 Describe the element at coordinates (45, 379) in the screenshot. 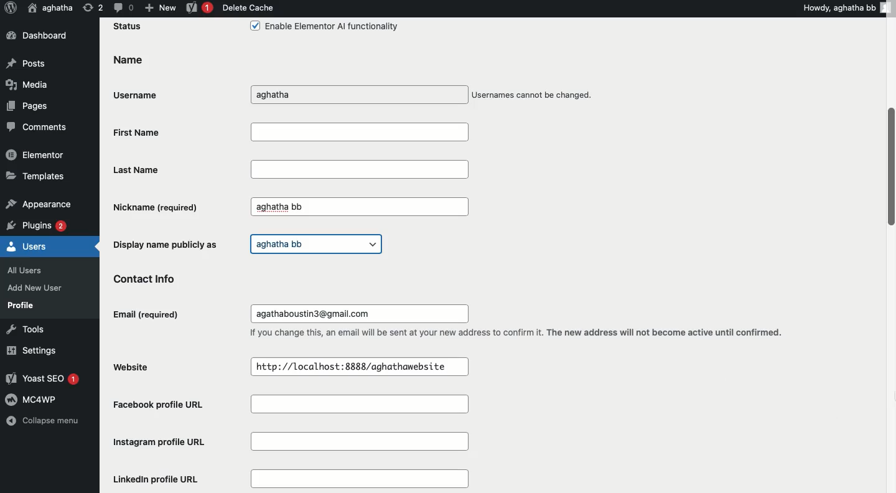

I see `Yoast SEO 1` at that location.